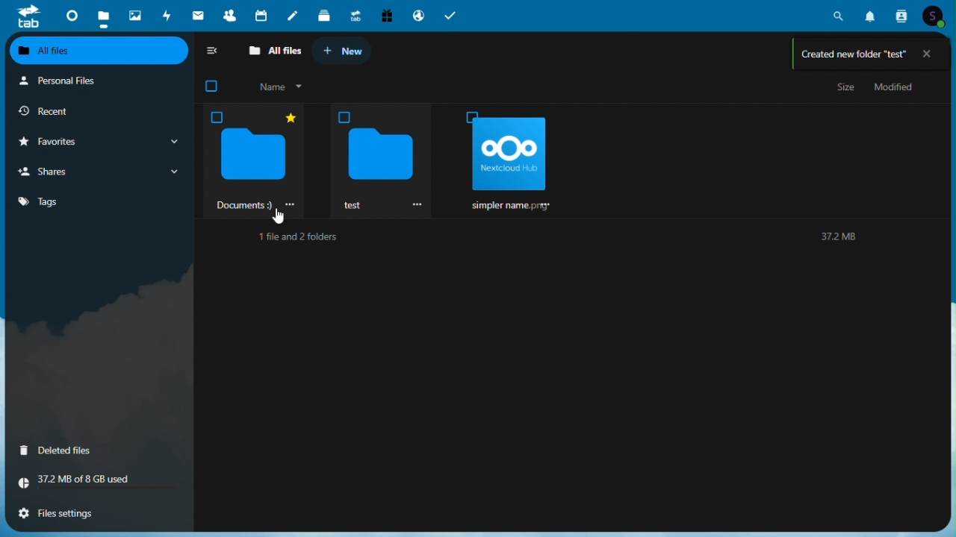  I want to click on Folder creation confirmation, so click(869, 54).